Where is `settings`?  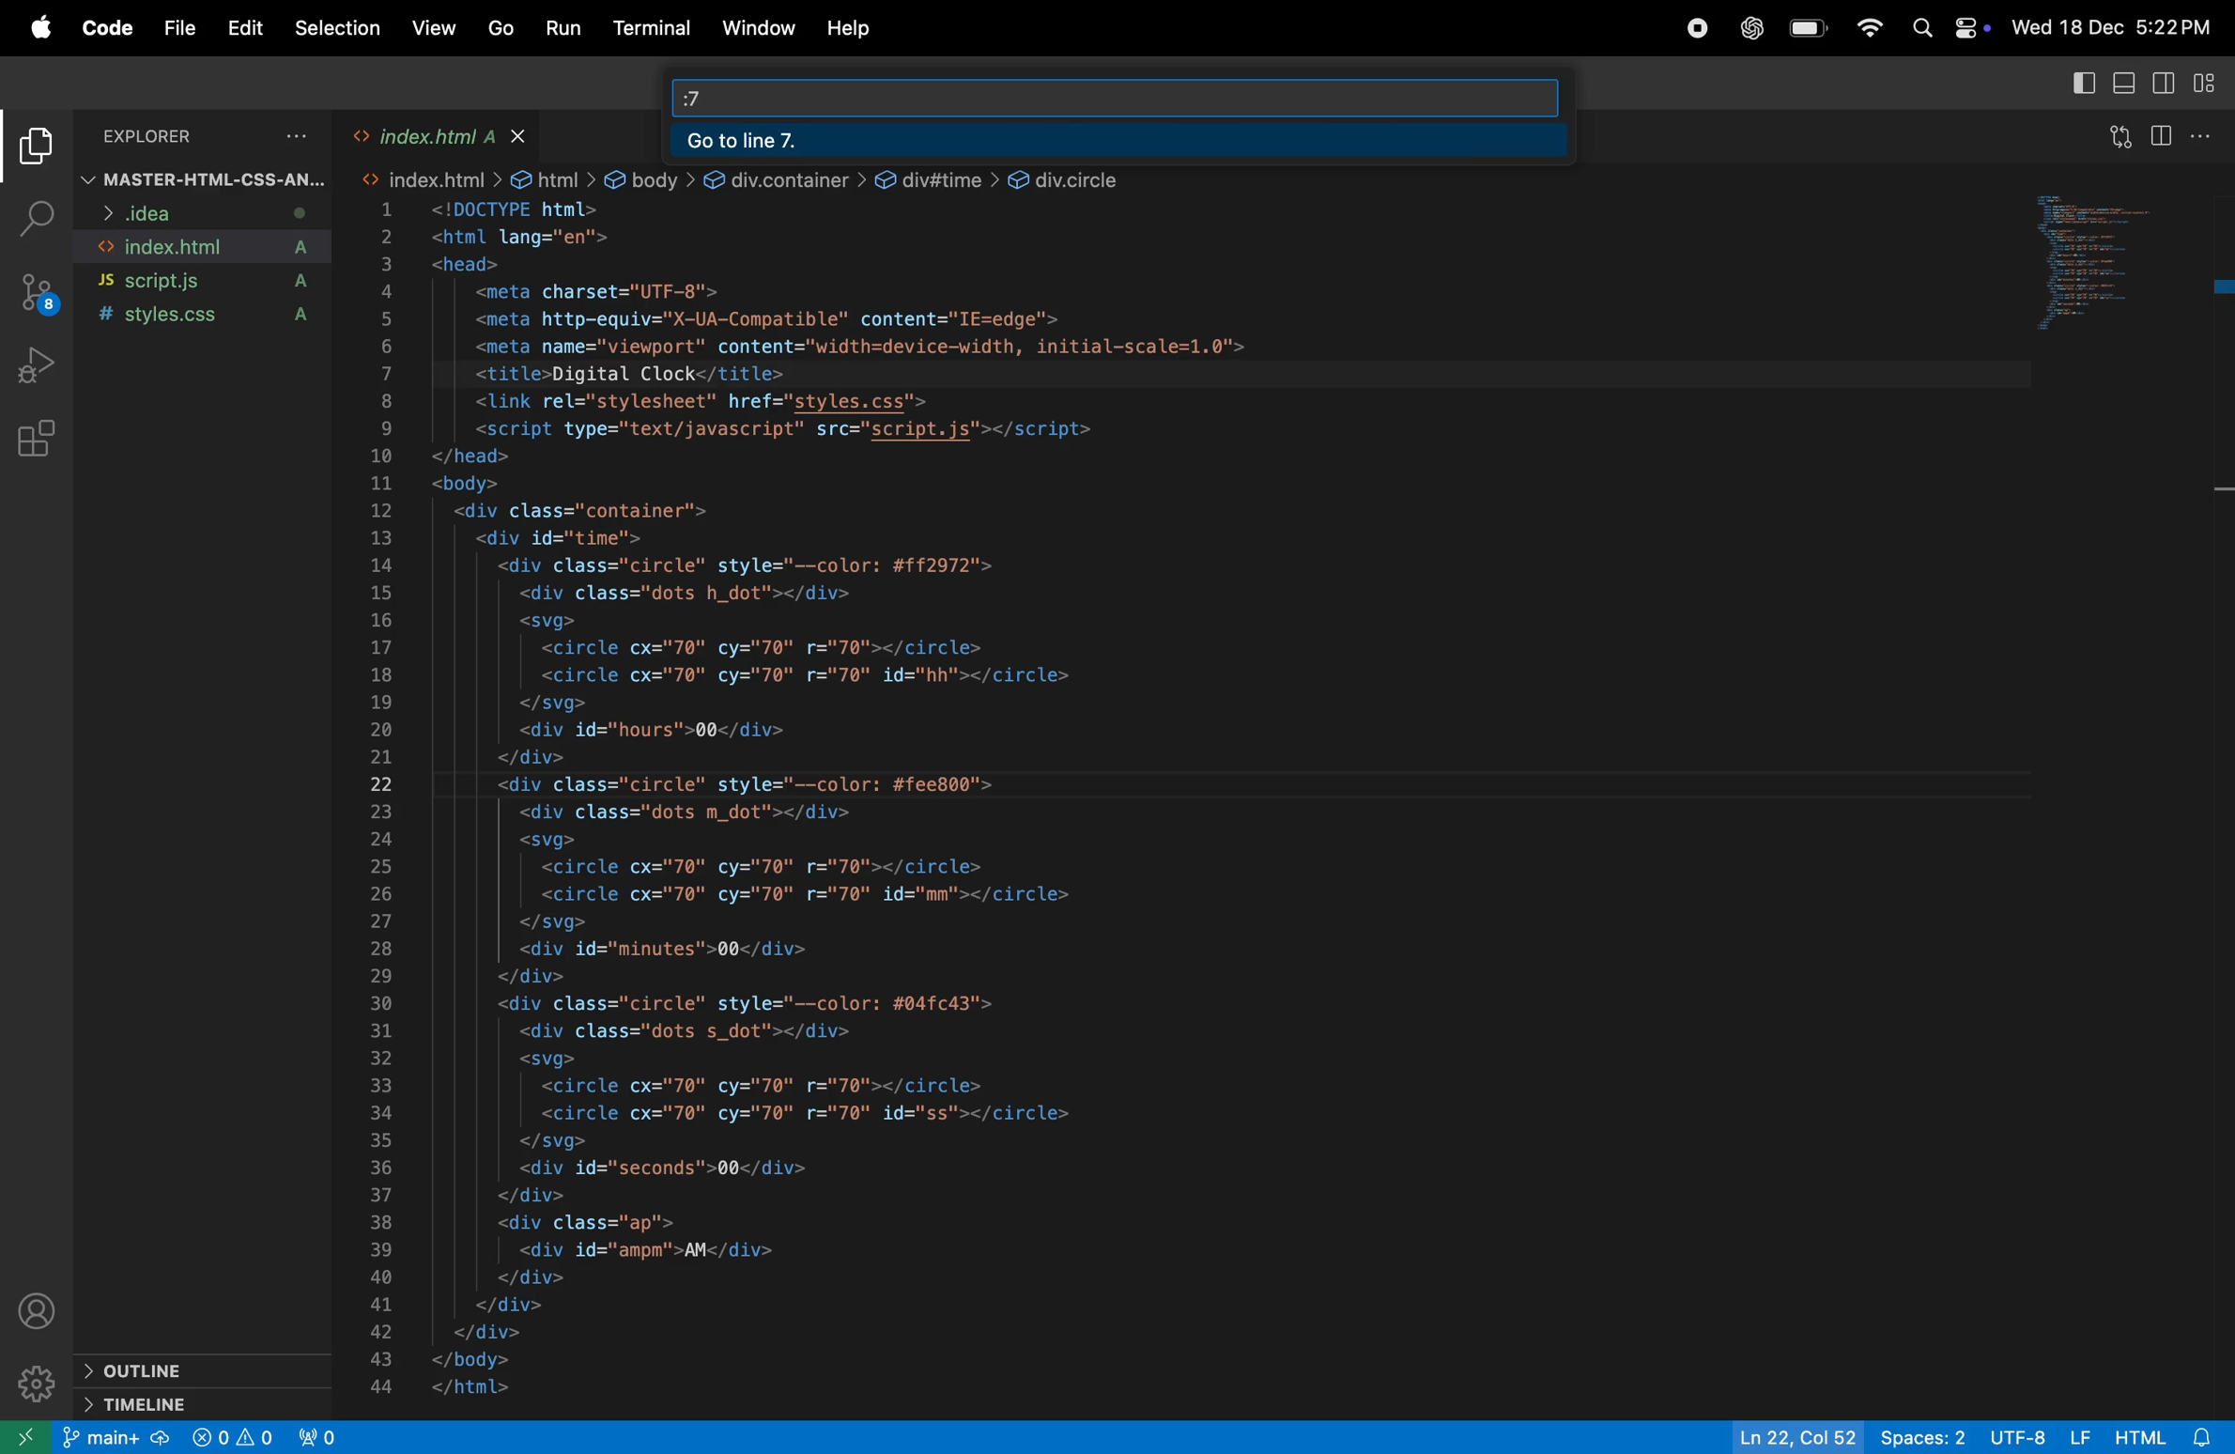
settings is located at coordinates (37, 1384).